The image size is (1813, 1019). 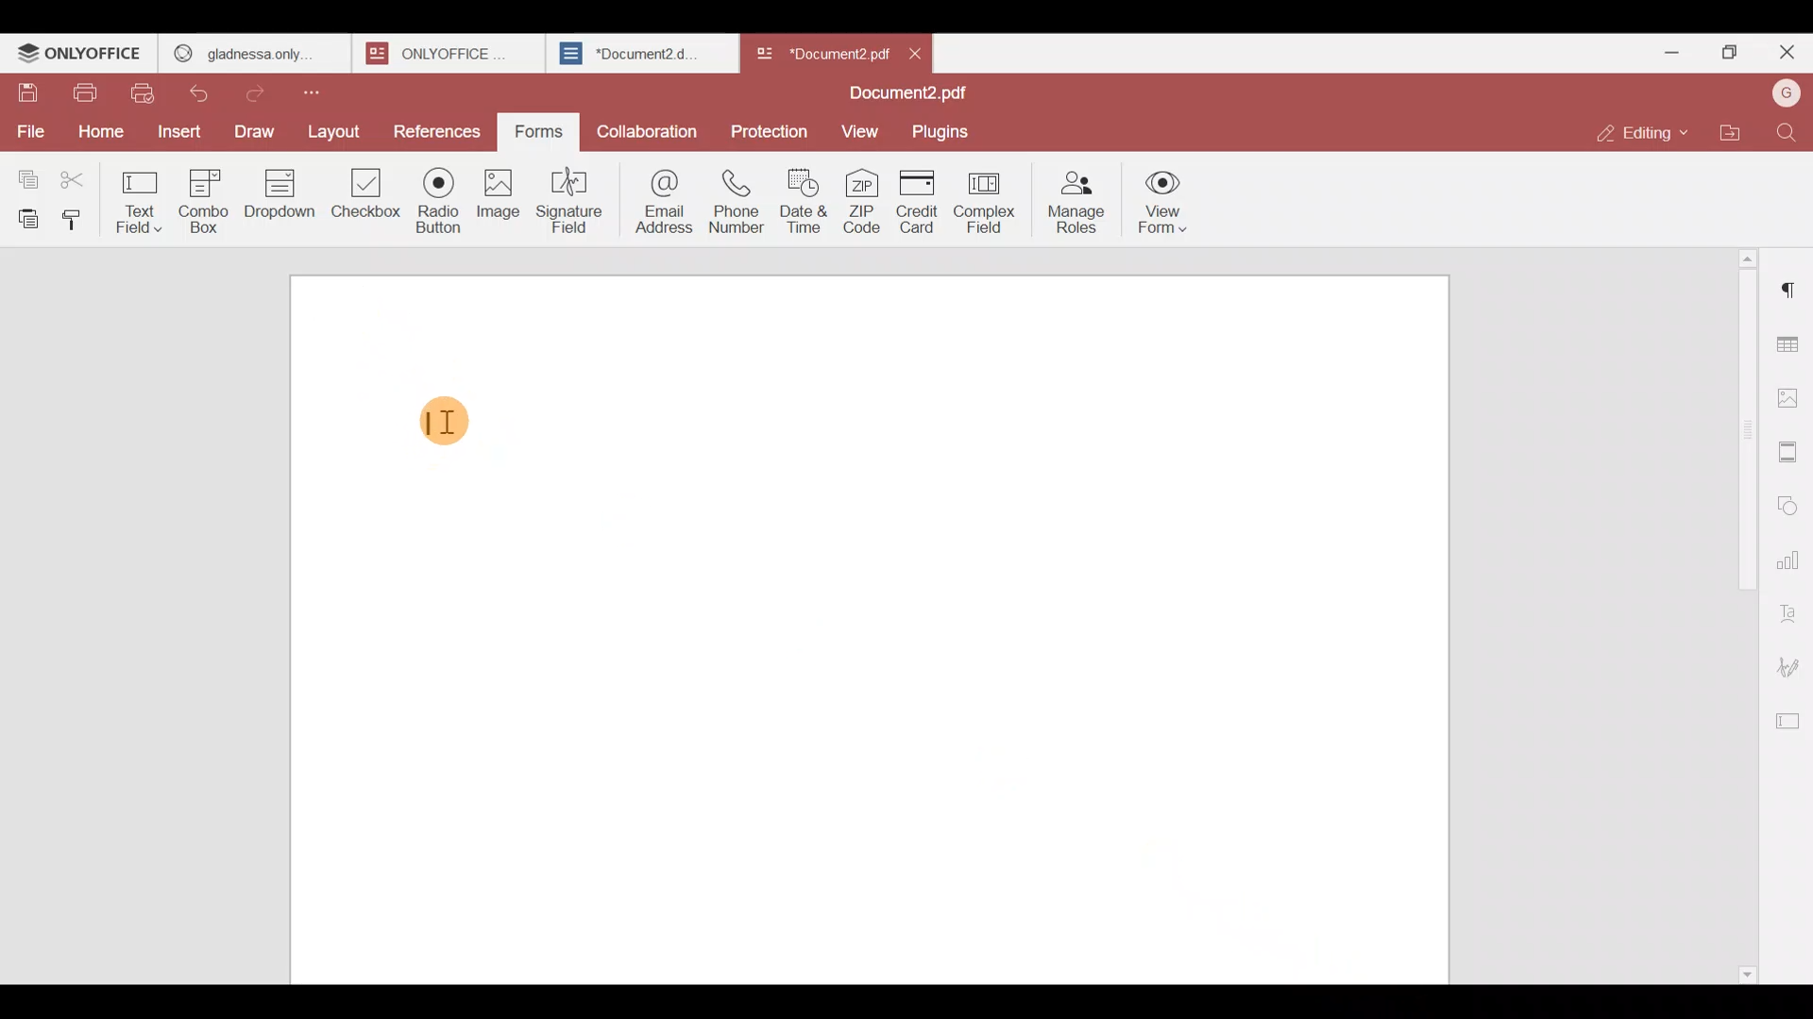 What do you see at coordinates (1792, 282) in the screenshot?
I see `Paragraph settings` at bounding box center [1792, 282].